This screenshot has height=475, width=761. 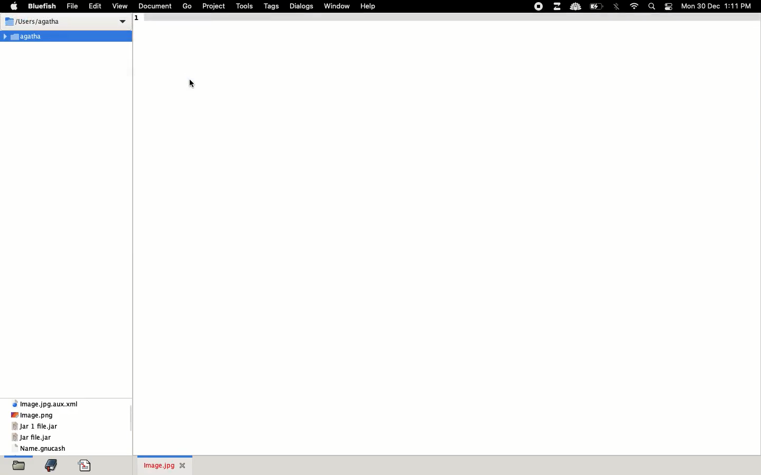 I want to click on window, so click(x=339, y=5).